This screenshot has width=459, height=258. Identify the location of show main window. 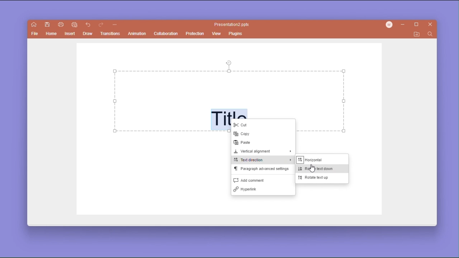
(34, 25).